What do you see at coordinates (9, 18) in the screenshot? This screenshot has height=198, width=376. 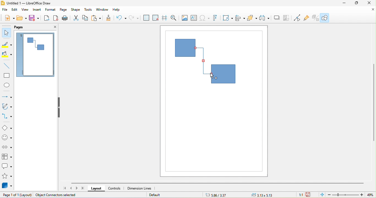 I see `new` at bounding box center [9, 18].